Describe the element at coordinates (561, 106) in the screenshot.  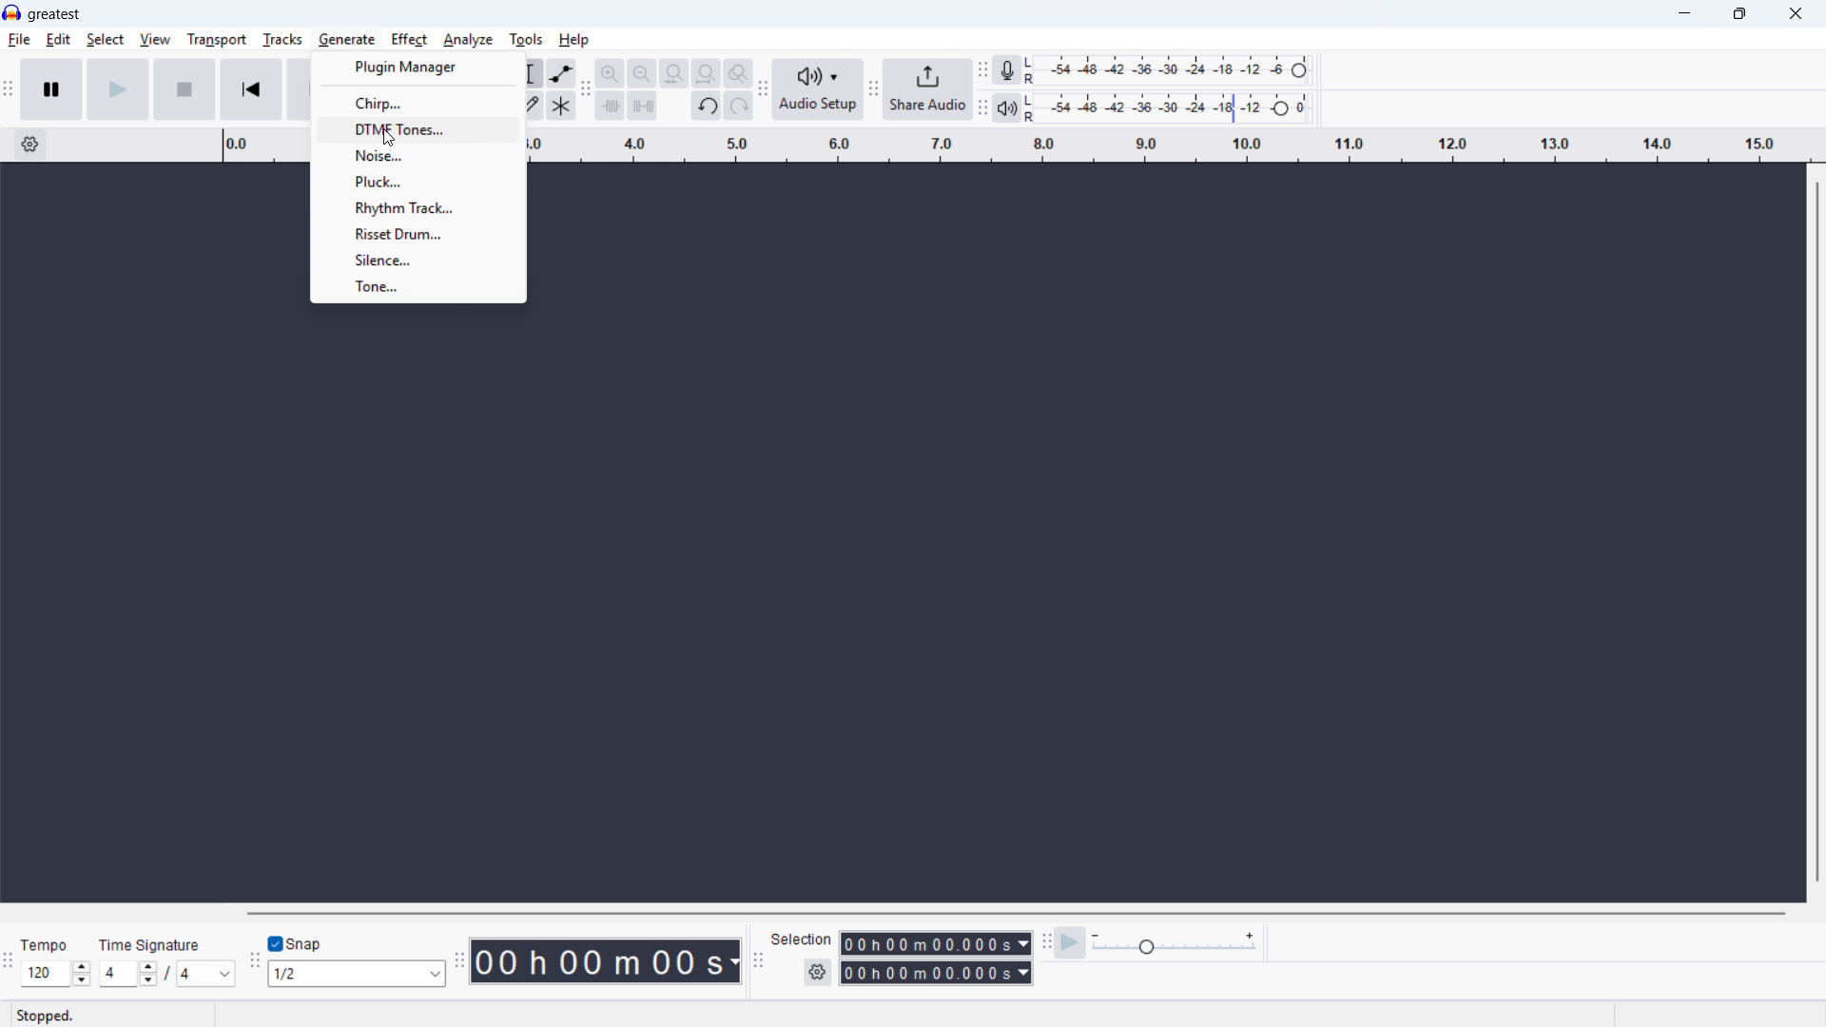
I see `multi-tool` at that location.